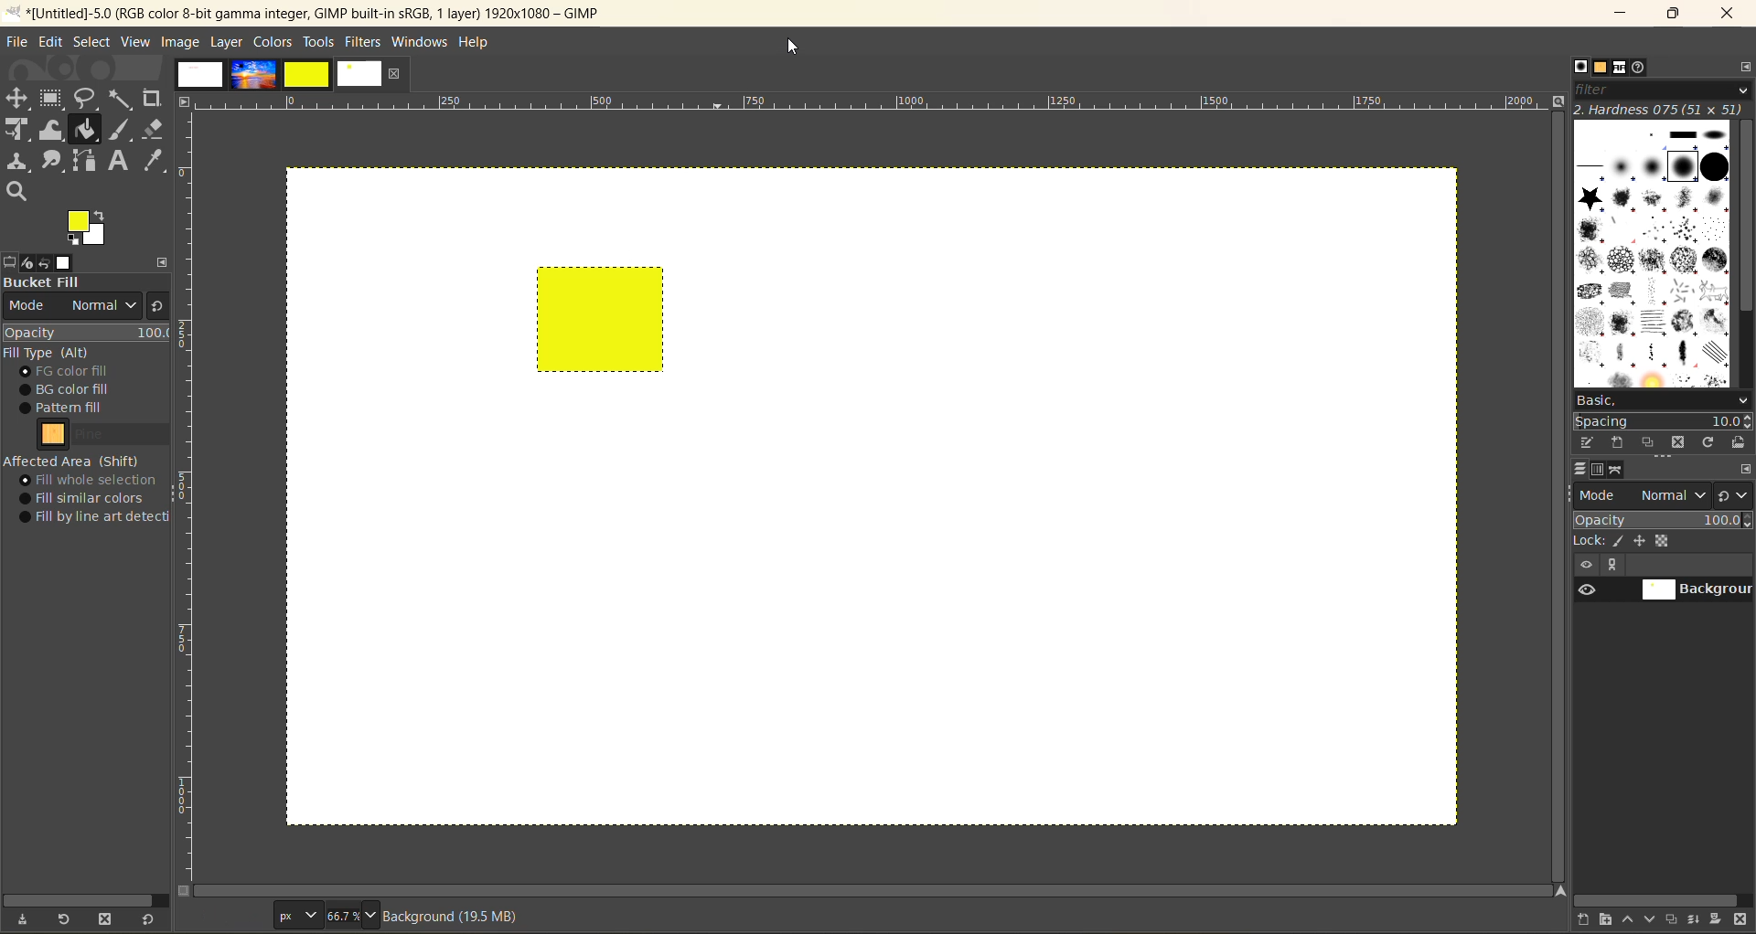  What do you see at coordinates (1664, 91) in the screenshot?
I see `filter` at bounding box center [1664, 91].